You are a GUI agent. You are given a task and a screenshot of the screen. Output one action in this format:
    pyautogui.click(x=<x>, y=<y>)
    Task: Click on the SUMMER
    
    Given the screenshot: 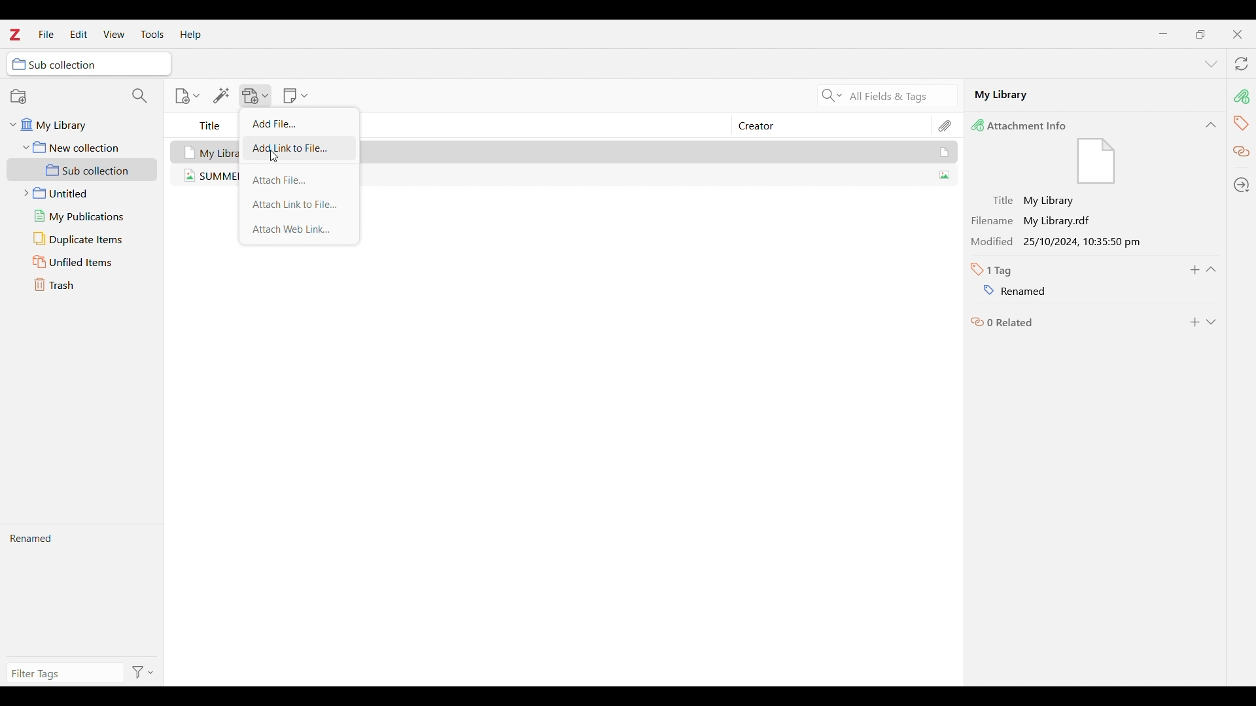 What is the action you would take?
    pyautogui.click(x=658, y=176)
    